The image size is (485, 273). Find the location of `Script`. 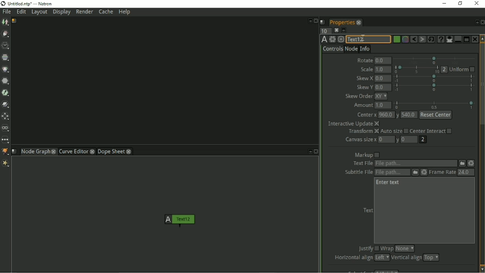

Script is located at coordinates (323, 22).